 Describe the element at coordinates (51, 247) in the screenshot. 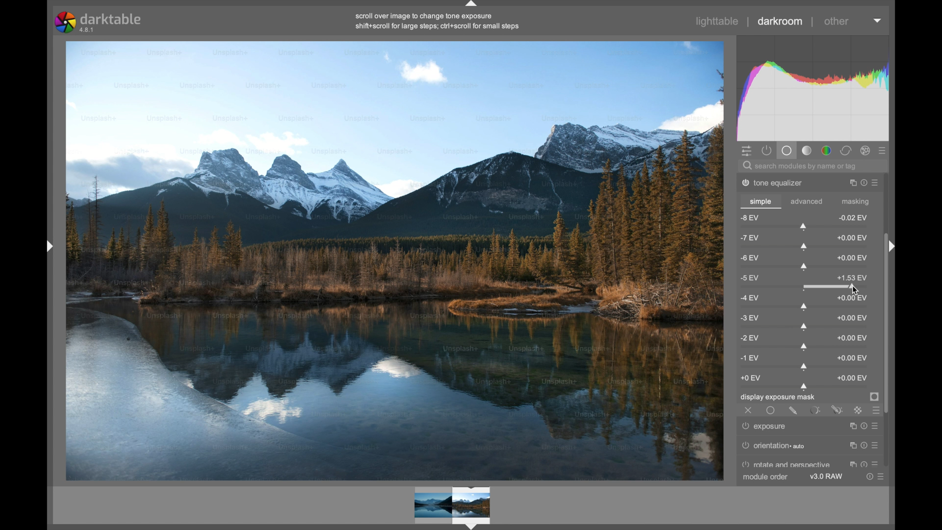

I see `Drag handle` at that location.